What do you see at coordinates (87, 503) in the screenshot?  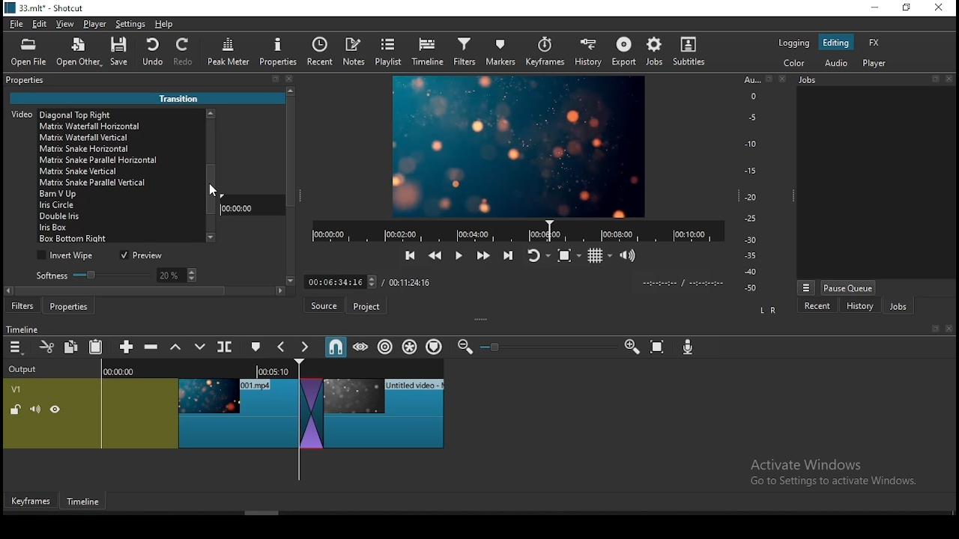 I see `Timeframe` at bounding box center [87, 503].